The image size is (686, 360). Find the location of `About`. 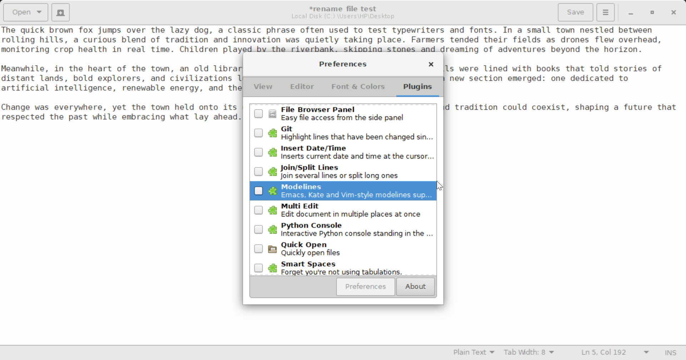

About is located at coordinates (414, 287).